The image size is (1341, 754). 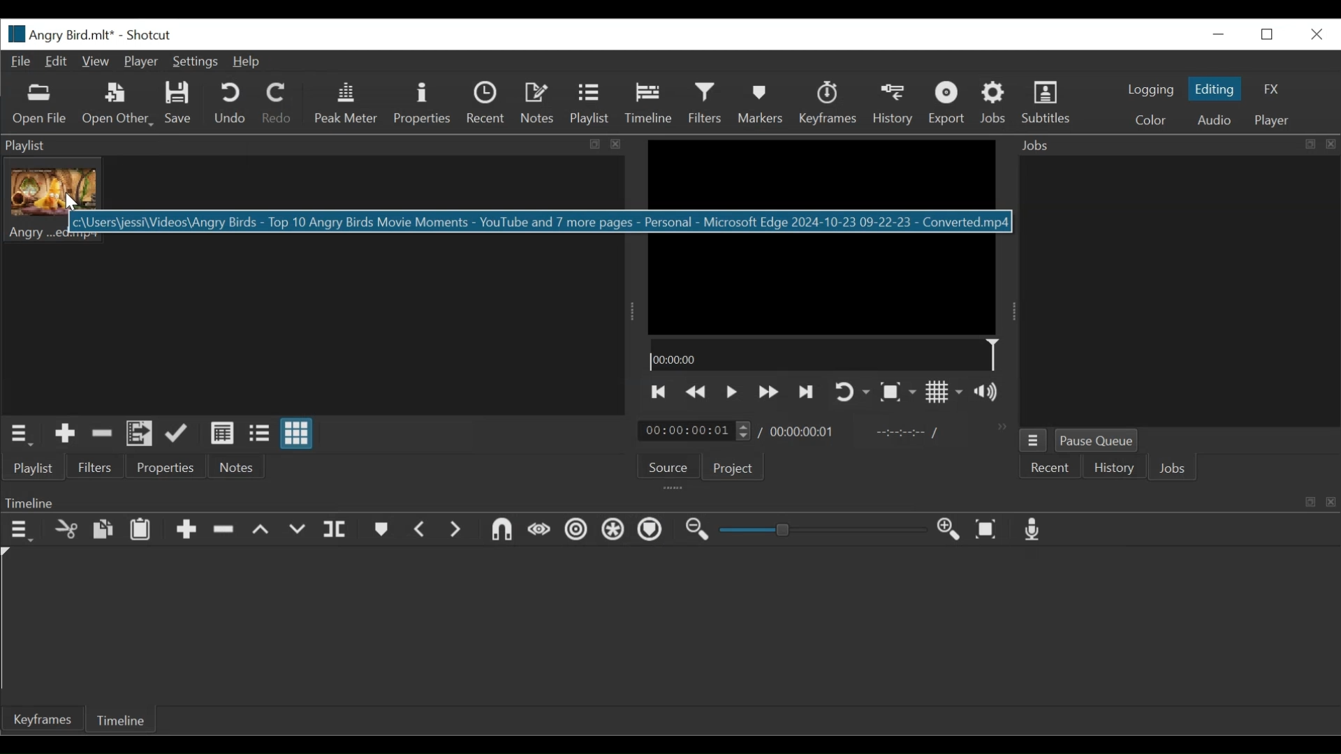 What do you see at coordinates (182, 105) in the screenshot?
I see `Save` at bounding box center [182, 105].